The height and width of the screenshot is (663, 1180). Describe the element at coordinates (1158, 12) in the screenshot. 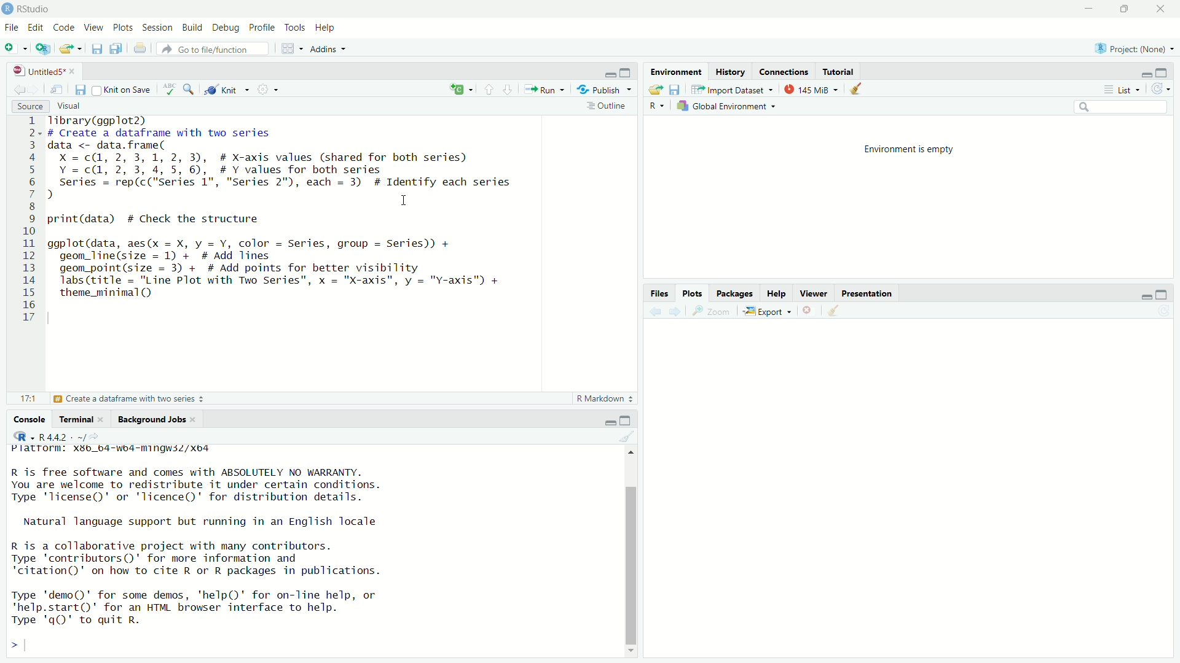

I see `Close` at that location.